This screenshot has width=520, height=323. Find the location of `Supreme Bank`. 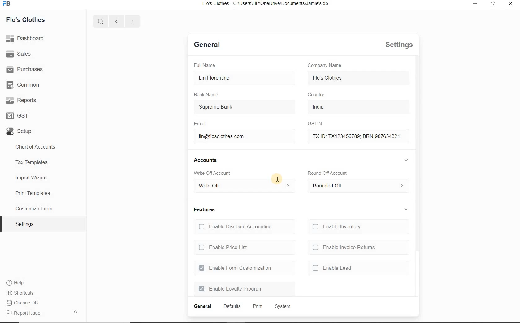

Supreme Bank is located at coordinates (216, 107).